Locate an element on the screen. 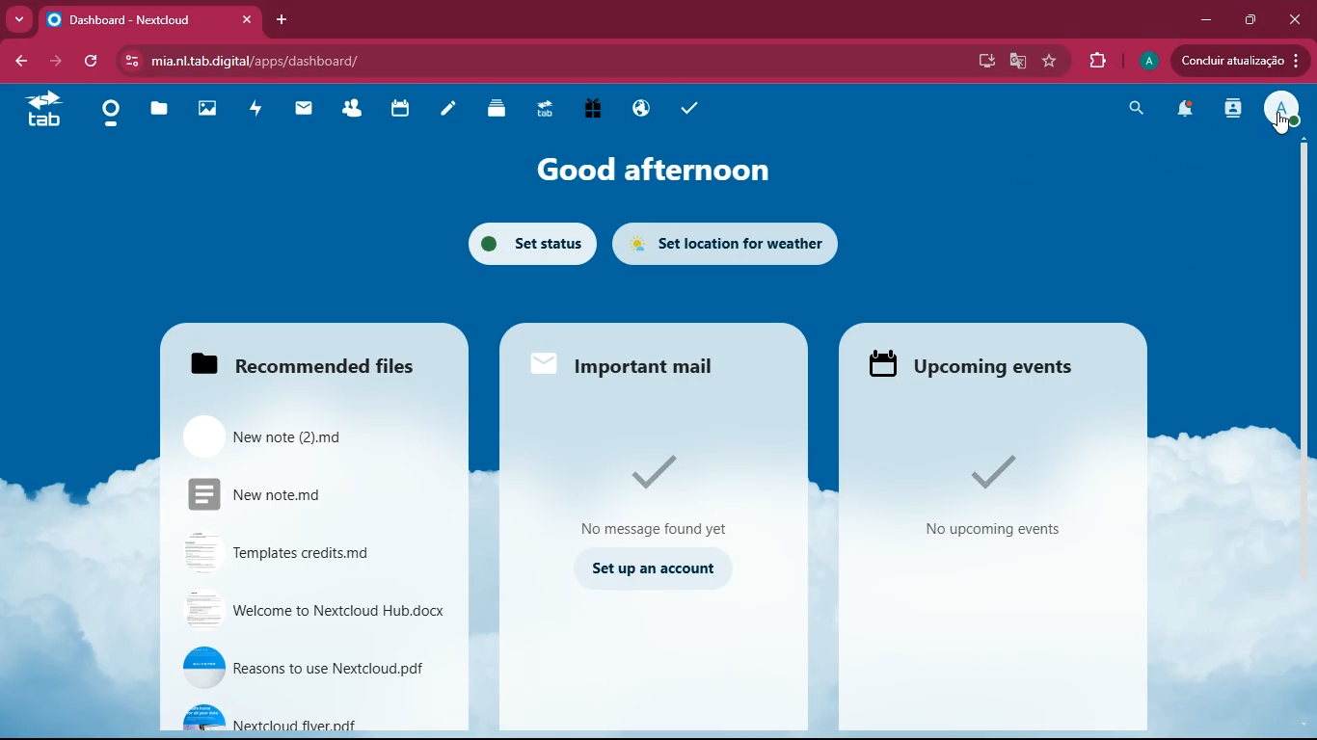  extensions is located at coordinates (1099, 58).